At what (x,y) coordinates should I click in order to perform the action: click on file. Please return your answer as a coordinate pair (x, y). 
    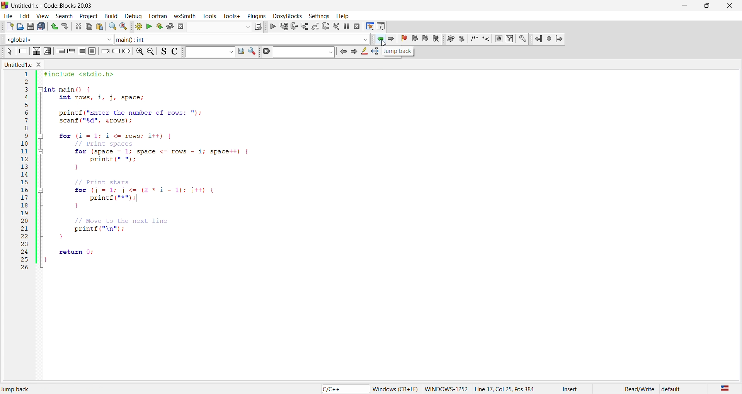
    Looking at the image, I should click on (8, 16).